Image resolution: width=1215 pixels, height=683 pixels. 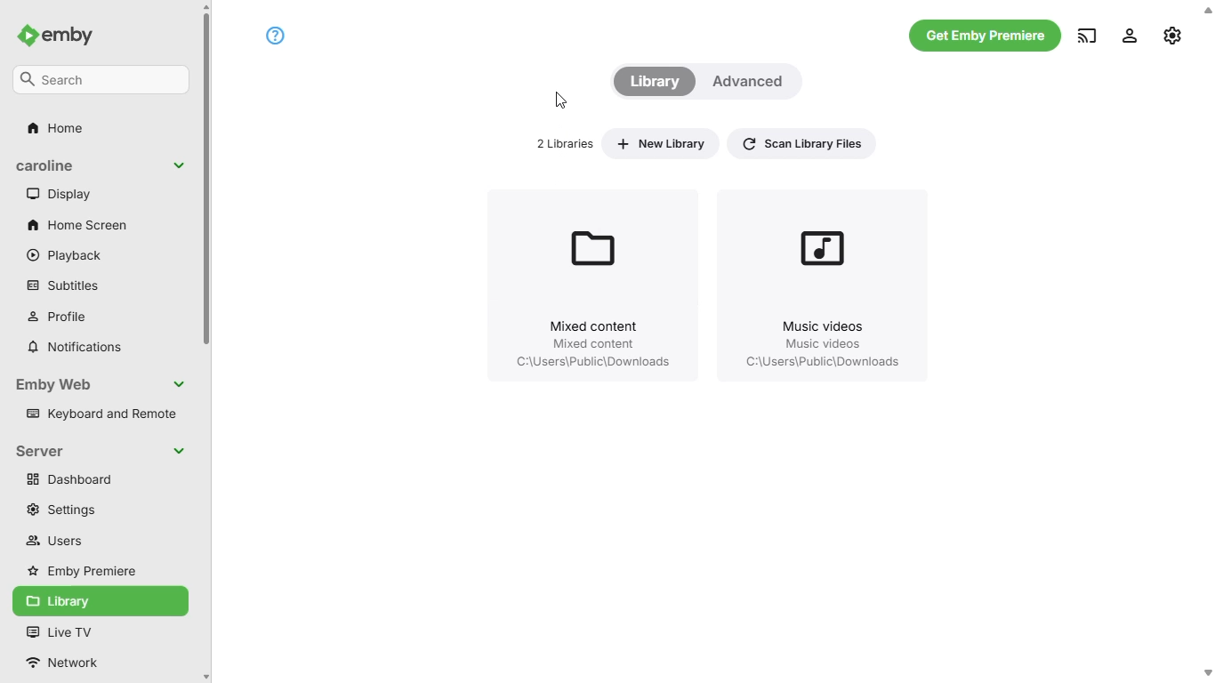 What do you see at coordinates (71, 662) in the screenshot?
I see `network` at bounding box center [71, 662].